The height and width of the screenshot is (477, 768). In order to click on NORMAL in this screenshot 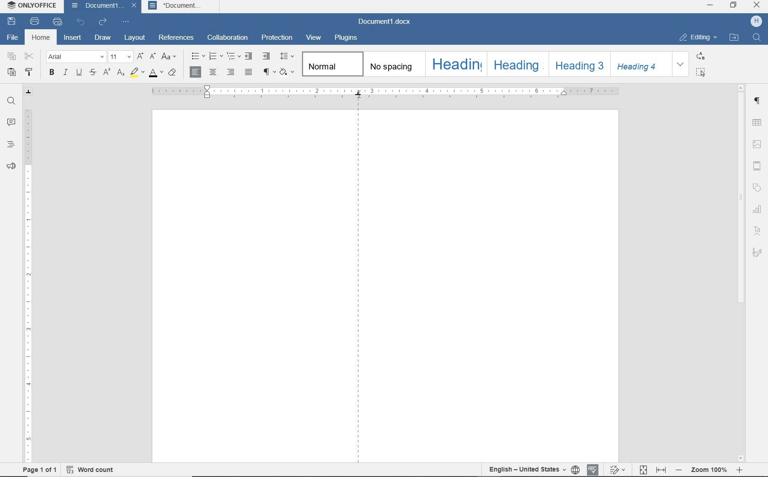, I will do `click(331, 64)`.